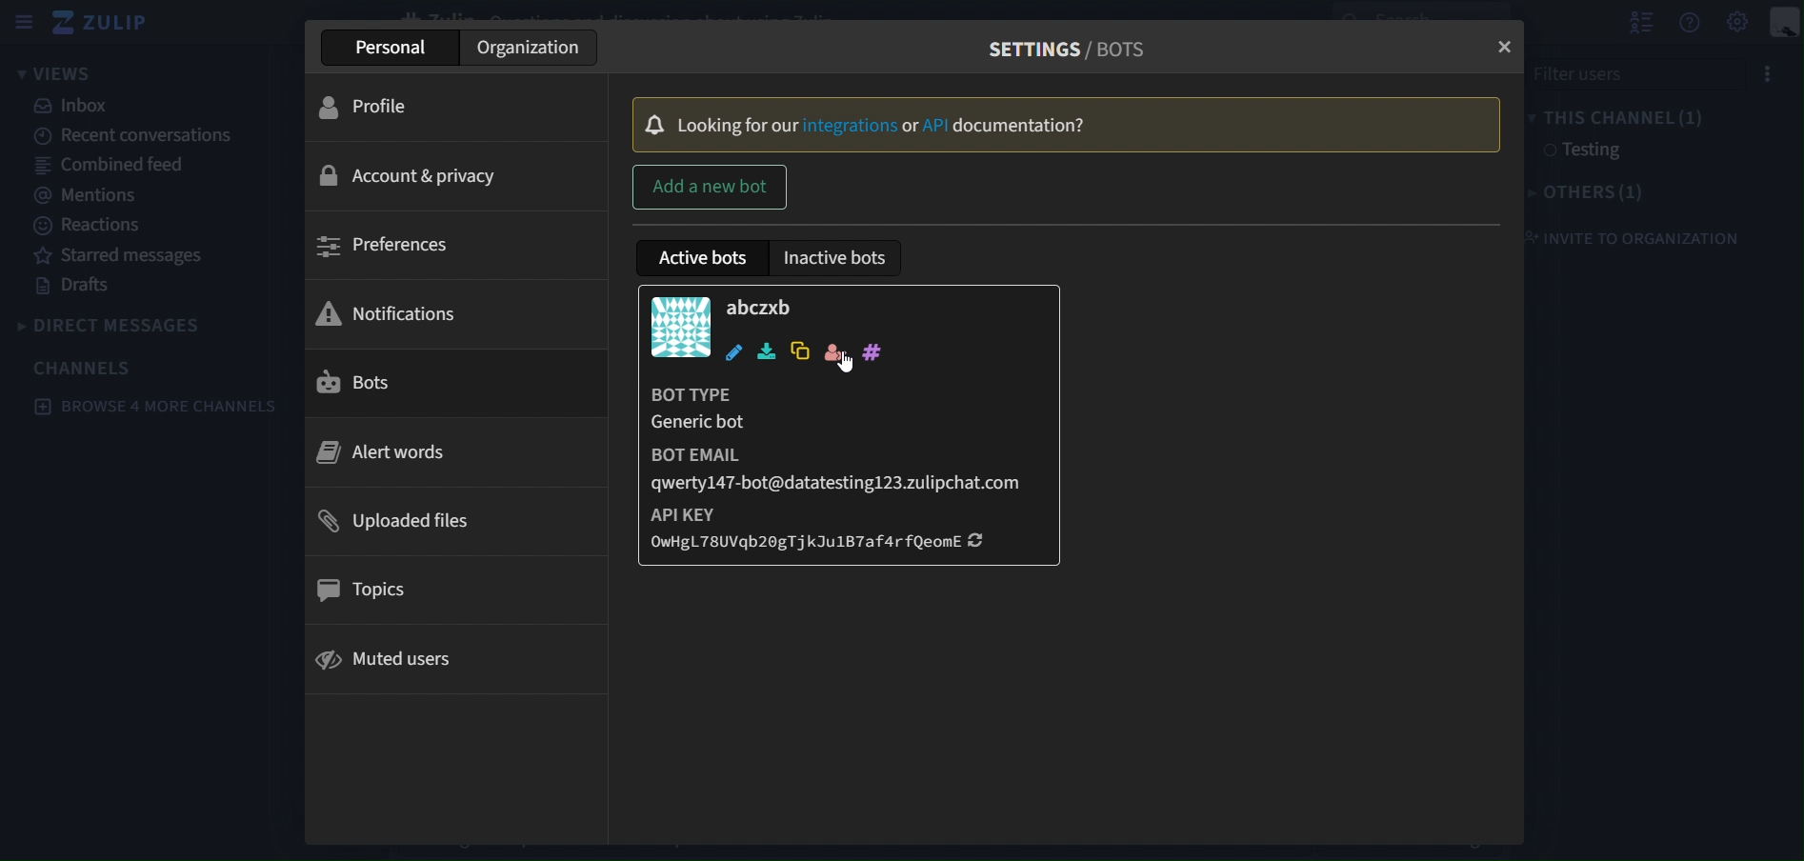 The image size is (1804, 861). I want to click on active bots, so click(708, 257).